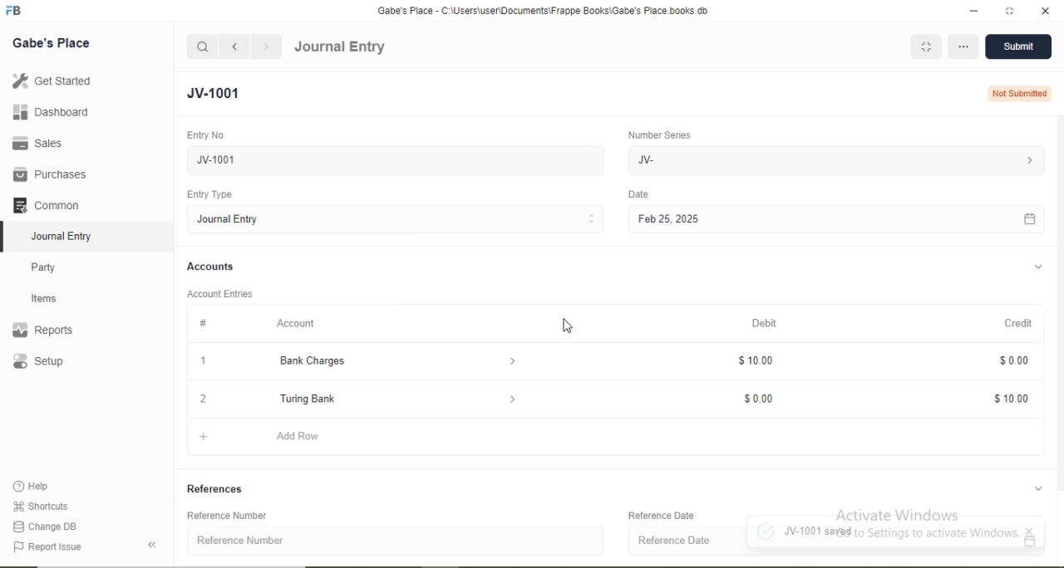 The width and height of the screenshot is (1064, 568). Describe the element at coordinates (1013, 322) in the screenshot. I see `Credit` at that location.